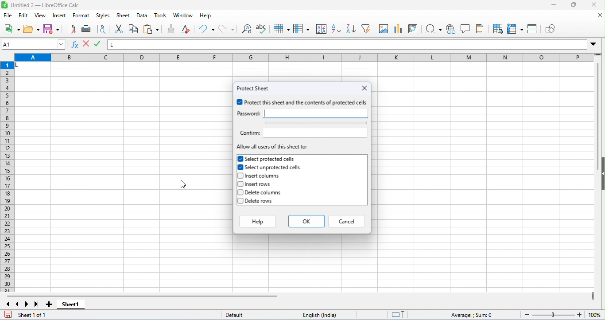 The image size is (605, 320). What do you see at coordinates (499, 29) in the screenshot?
I see `define print preview` at bounding box center [499, 29].